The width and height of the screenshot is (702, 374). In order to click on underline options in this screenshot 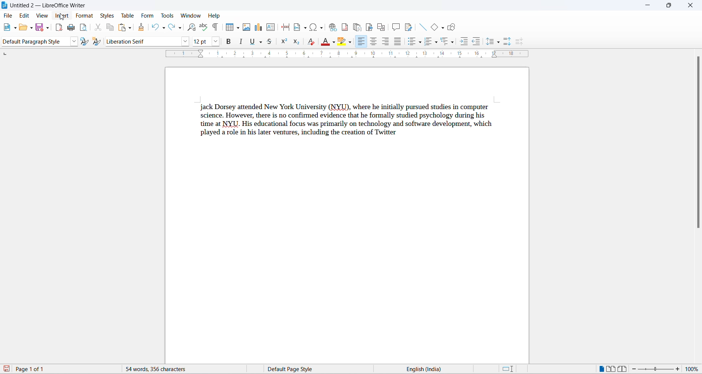, I will do `click(260, 42)`.